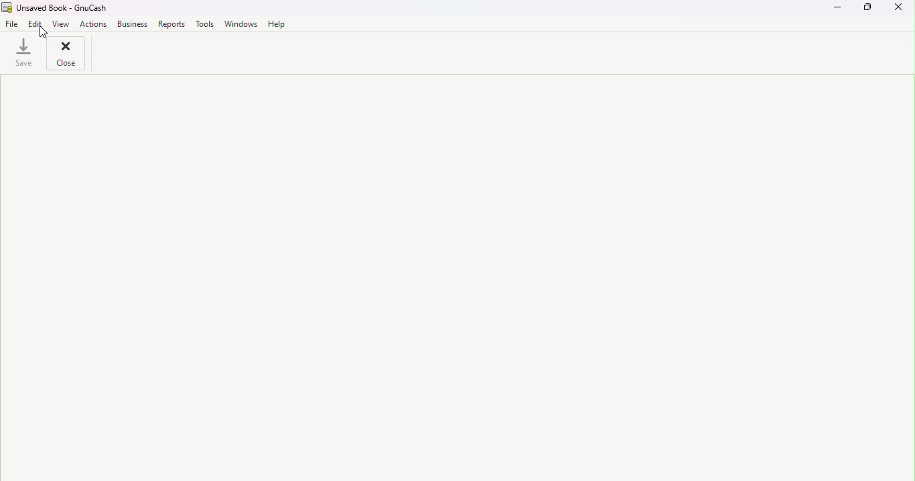 Image resolution: width=915 pixels, height=481 pixels. Describe the element at coordinates (836, 11) in the screenshot. I see `Minimize` at that location.